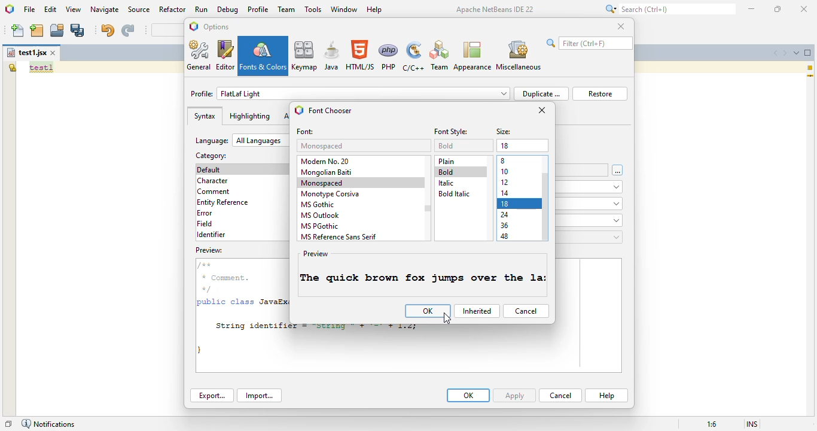 Image resolution: width=817 pixels, height=431 pixels. Describe the element at coordinates (506, 193) in the screenshot. I see `14` at that location.